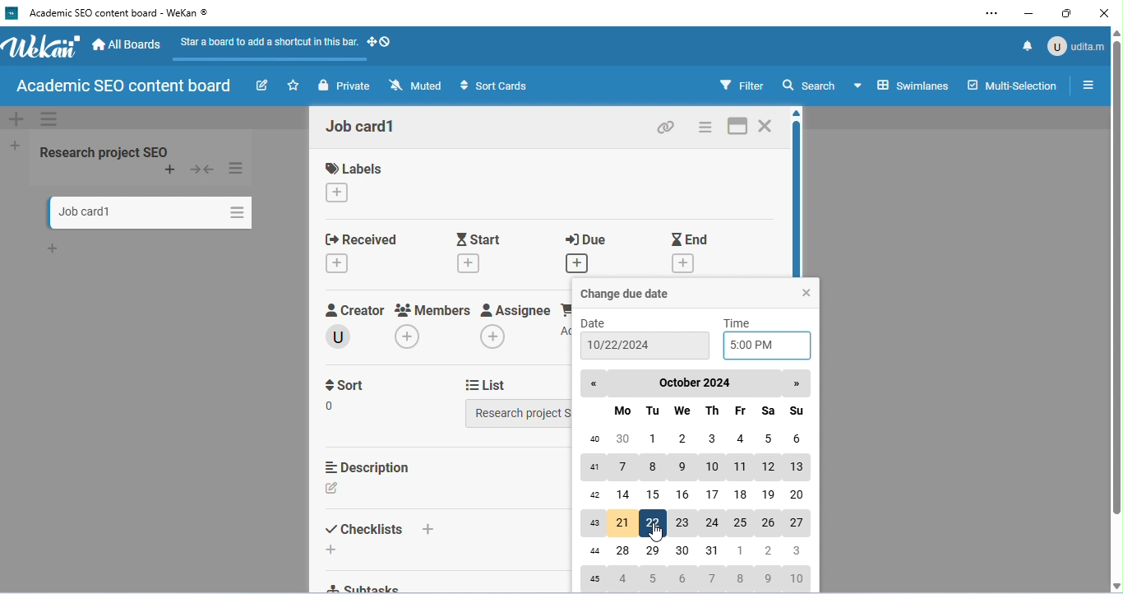 The image size is (1123, 594). I want to click on notification, so click(1029, 44).